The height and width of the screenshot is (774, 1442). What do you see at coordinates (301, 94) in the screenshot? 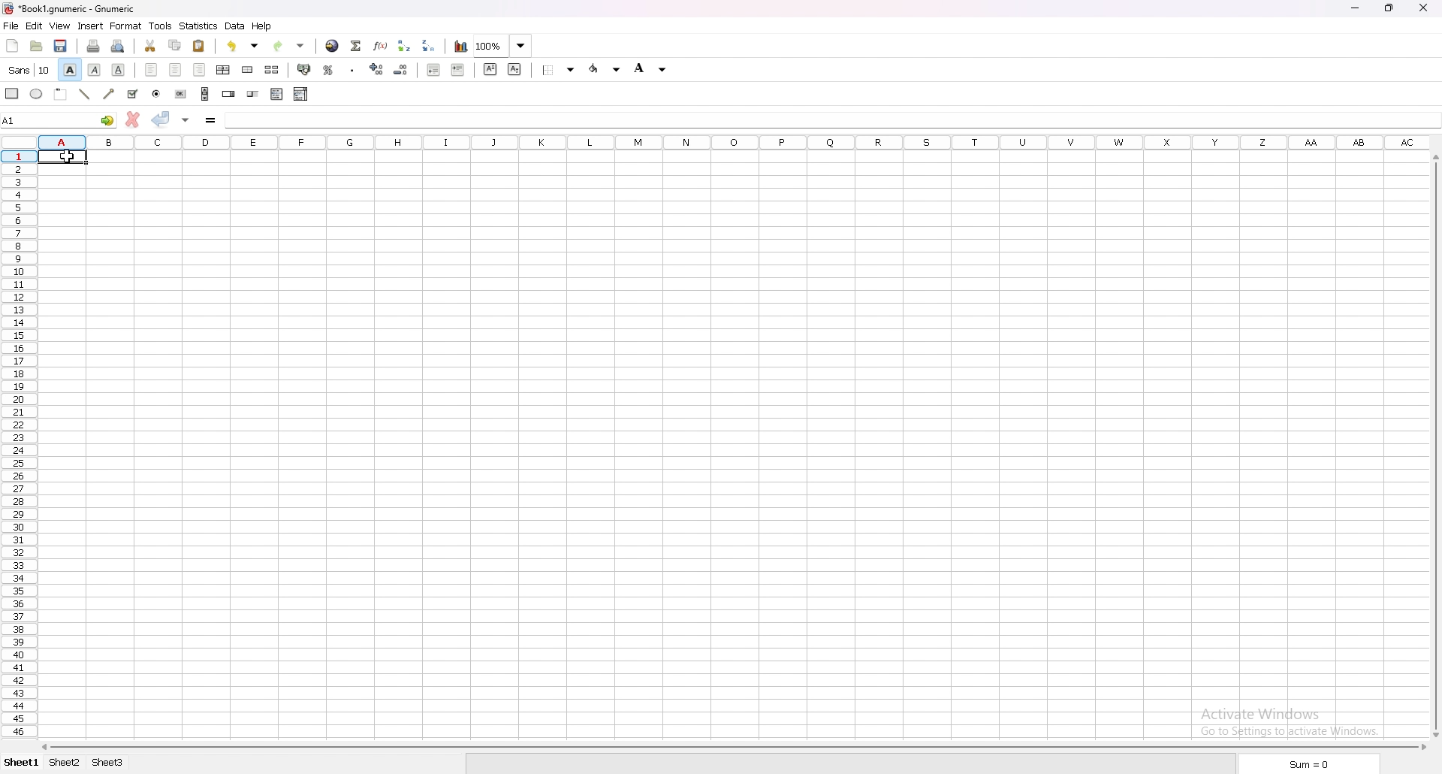
I see `combo box` at bounding box center [301, 94].